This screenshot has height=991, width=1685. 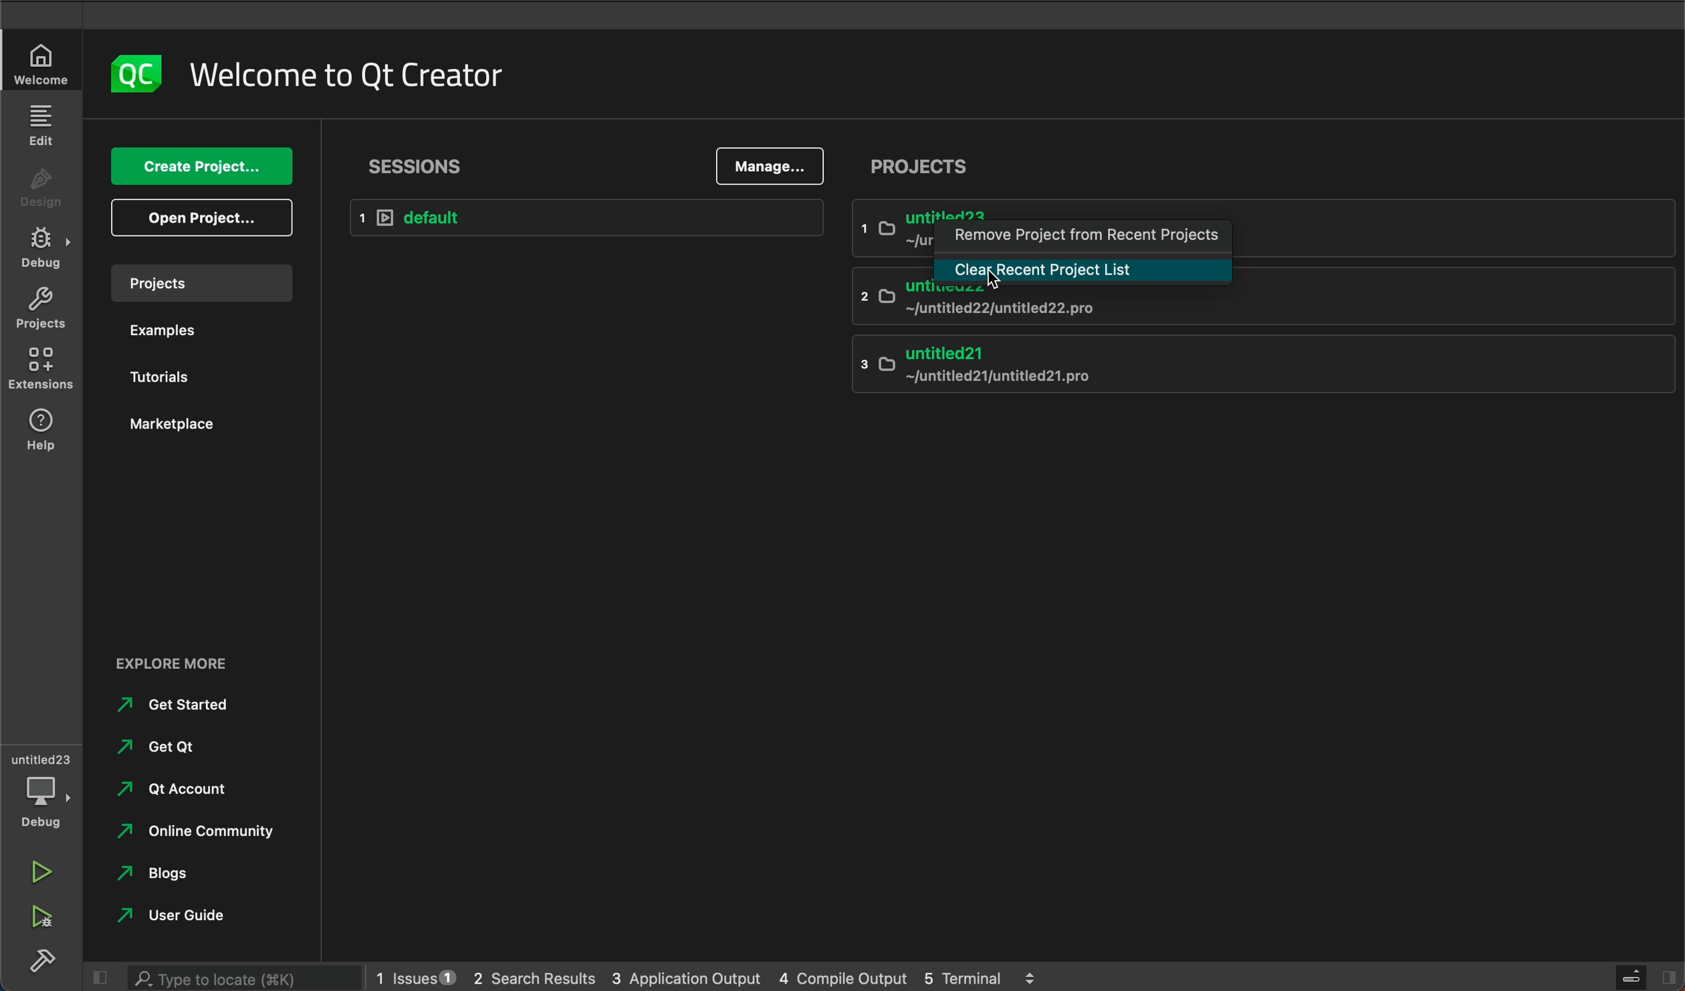 I want to click on cursor, so click(x=1002, y=276).